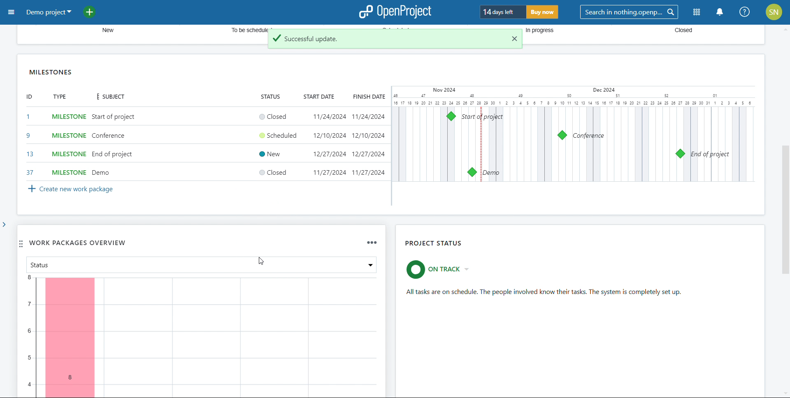 This screenshot has height=398, width=790. Describe the element at coordinates (28, 97) in the screenshot. I see `id` at that location.